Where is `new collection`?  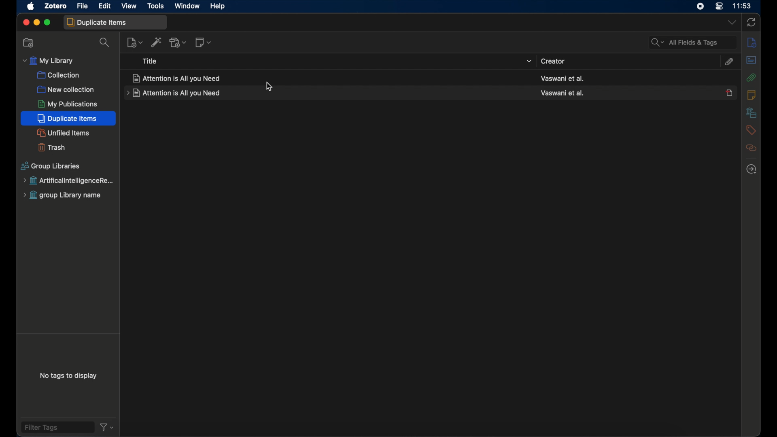 new collection is located at coordinates (29, 43).